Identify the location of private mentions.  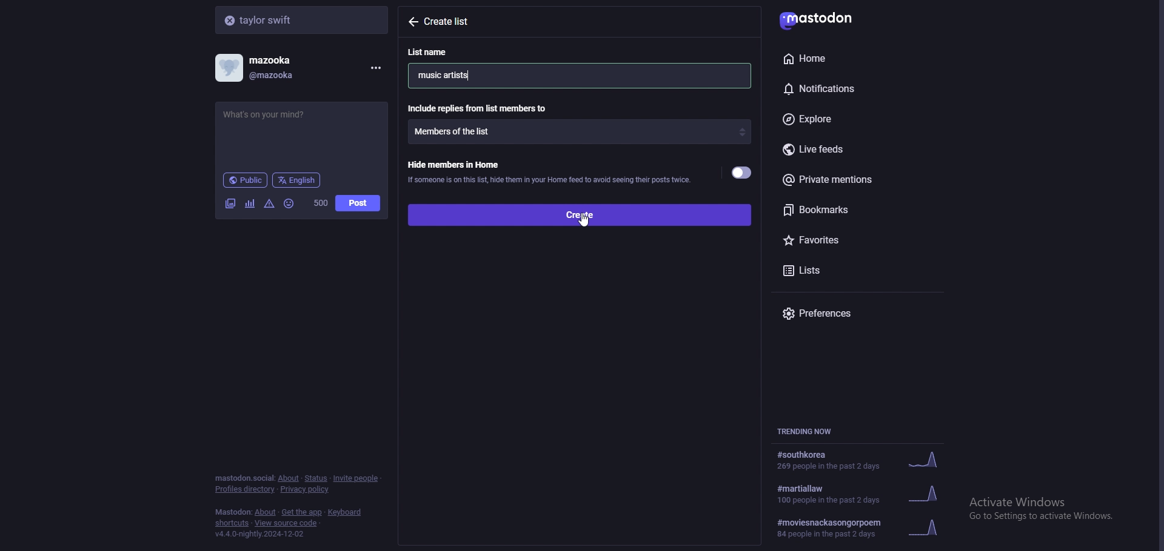
(856, 179).